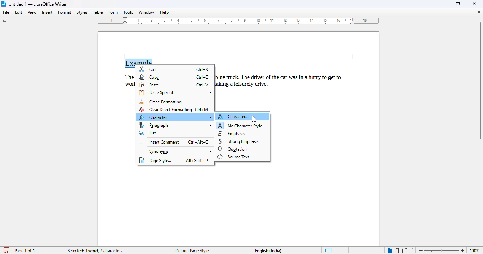 This screenshot has width=483, height=254. What do you see at coordinates (128, 12) in the screenshot?
I see `tools` at bounding box center [128, 12].